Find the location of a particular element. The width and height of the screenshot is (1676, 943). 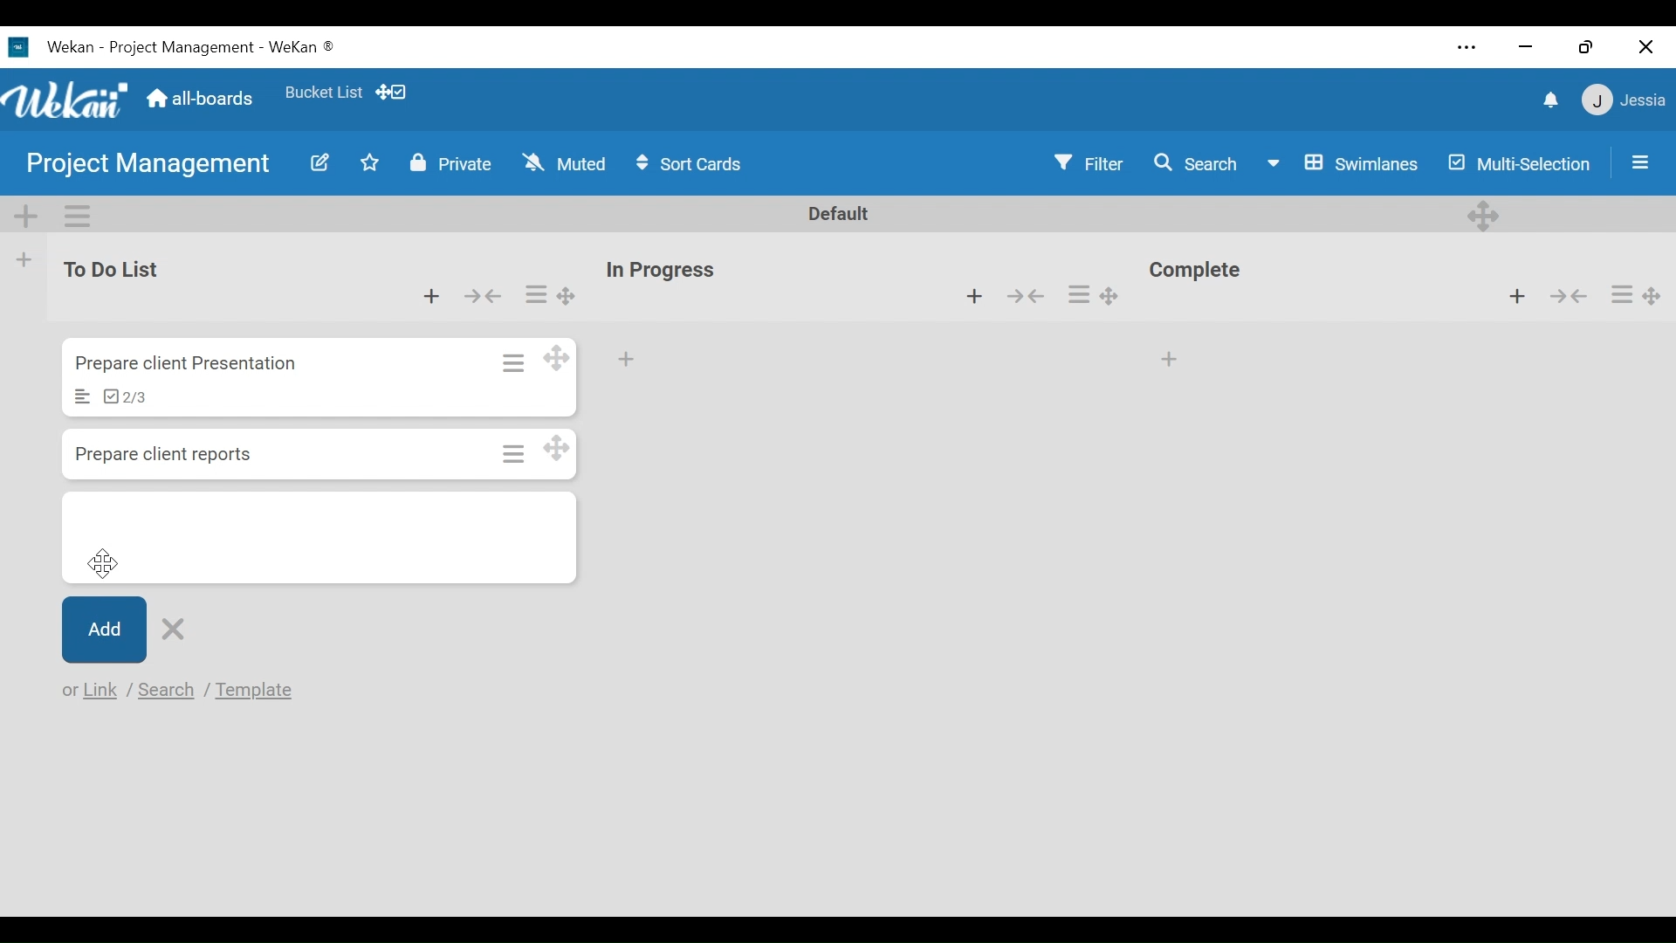

Desktop drag handles is located at coordinates (559, 450).